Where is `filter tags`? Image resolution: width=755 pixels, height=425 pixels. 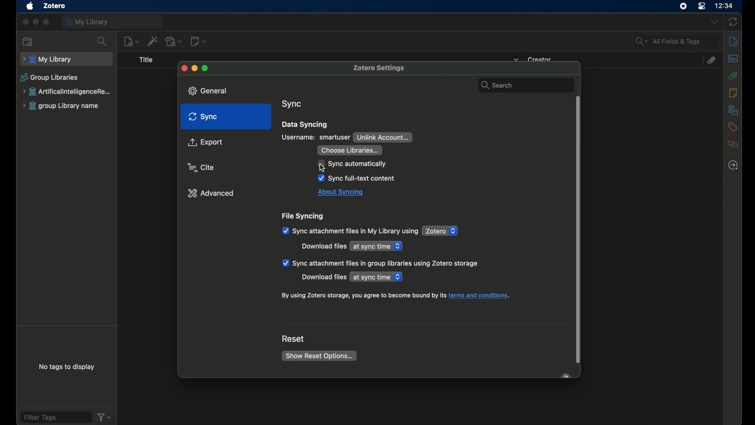 filter tags is located at coordinates (55, 417).